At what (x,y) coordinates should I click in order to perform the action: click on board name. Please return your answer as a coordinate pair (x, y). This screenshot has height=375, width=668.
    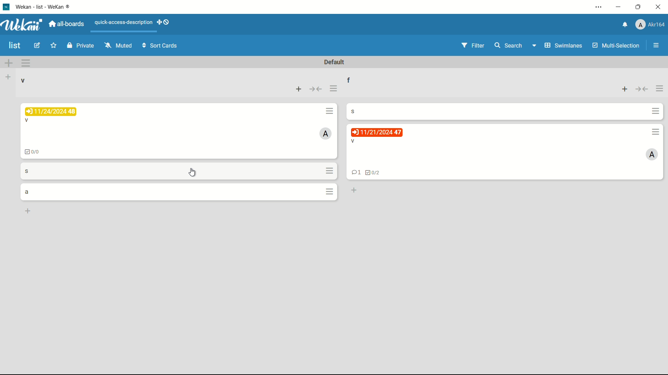
    Looking at the image, I should click on (15, 46).